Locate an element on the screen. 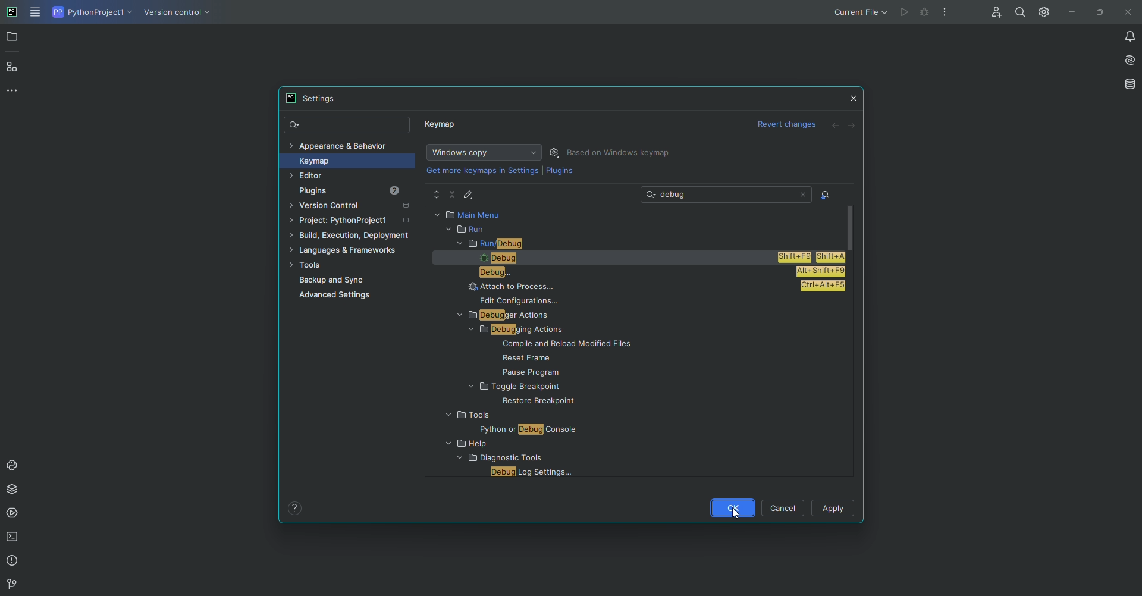 The width and height of the screenshot is (1142, 596). Back is located at coordinates (836, 126).